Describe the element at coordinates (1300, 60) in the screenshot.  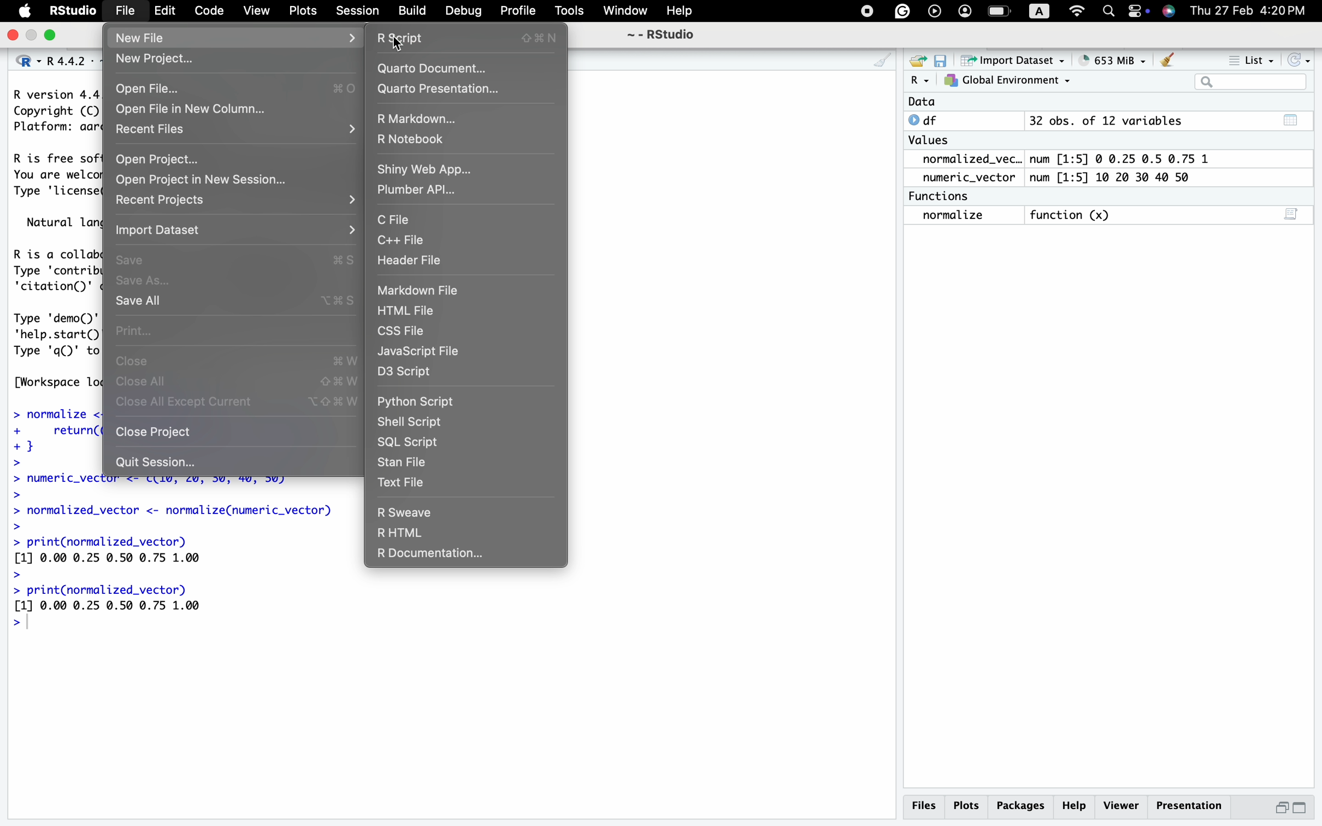
I see `Refresh` at that location.